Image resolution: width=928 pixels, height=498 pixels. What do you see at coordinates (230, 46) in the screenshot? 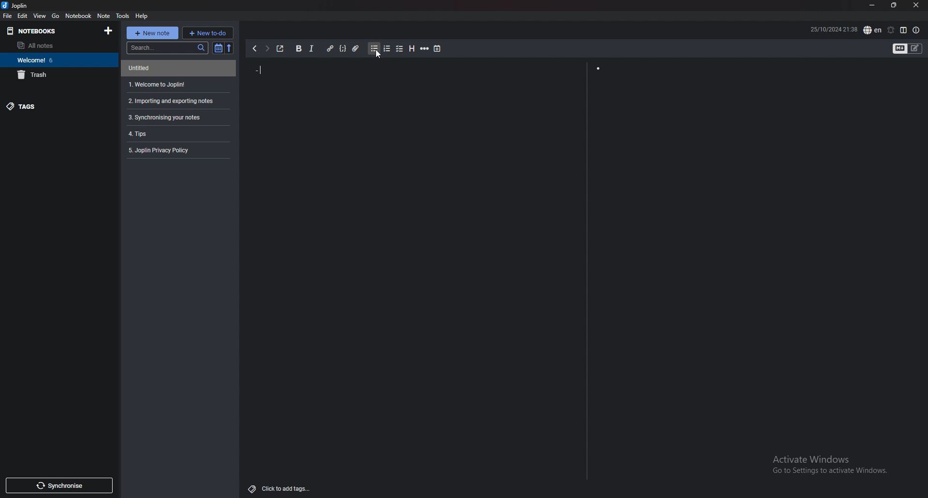
I see `reverse sort order` at bounding box center [230, 46].